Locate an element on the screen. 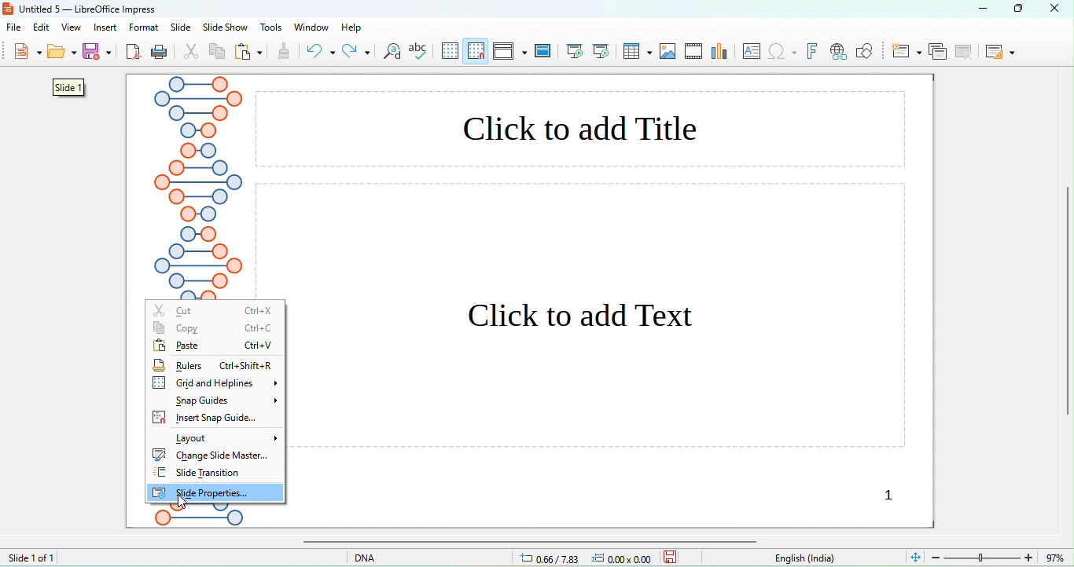 The width and height of the screenshot is (1074, 567). 1 is located at coordinates (875, 495).